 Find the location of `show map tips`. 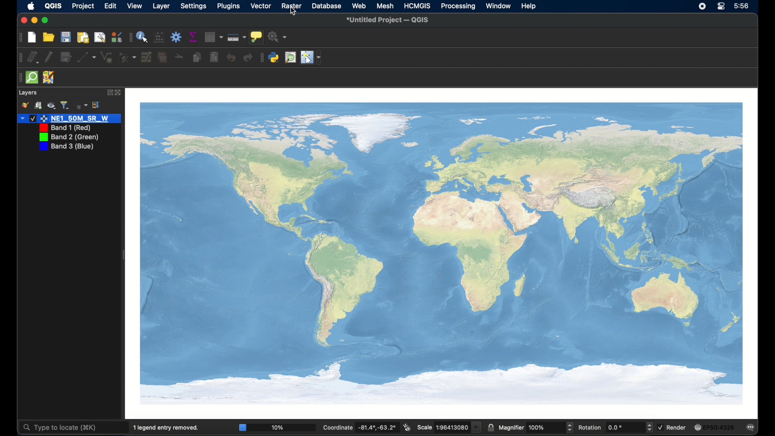

show map tips is located at coordinates (257, 37).